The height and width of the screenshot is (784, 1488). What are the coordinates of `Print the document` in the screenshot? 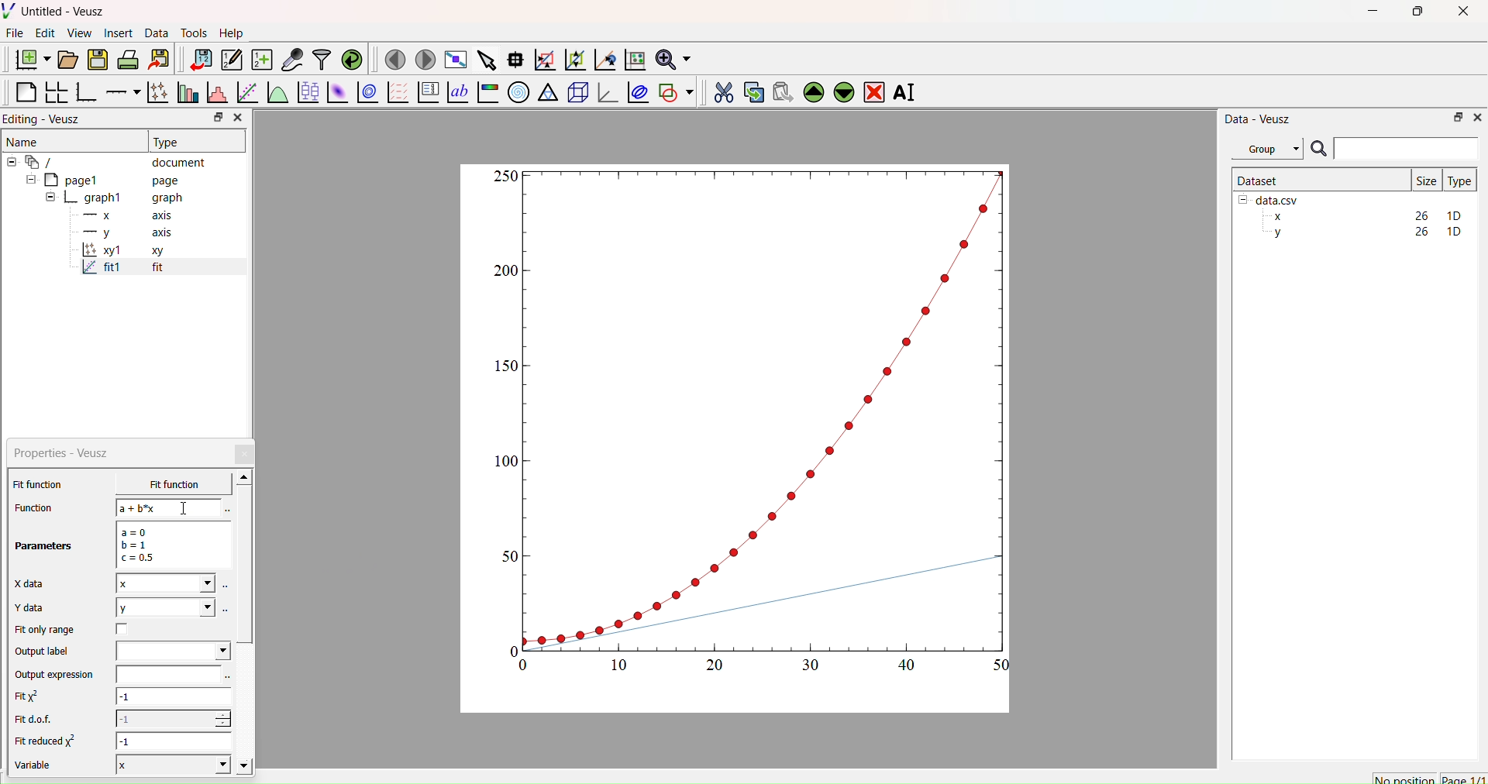 It's located at (128, 58).